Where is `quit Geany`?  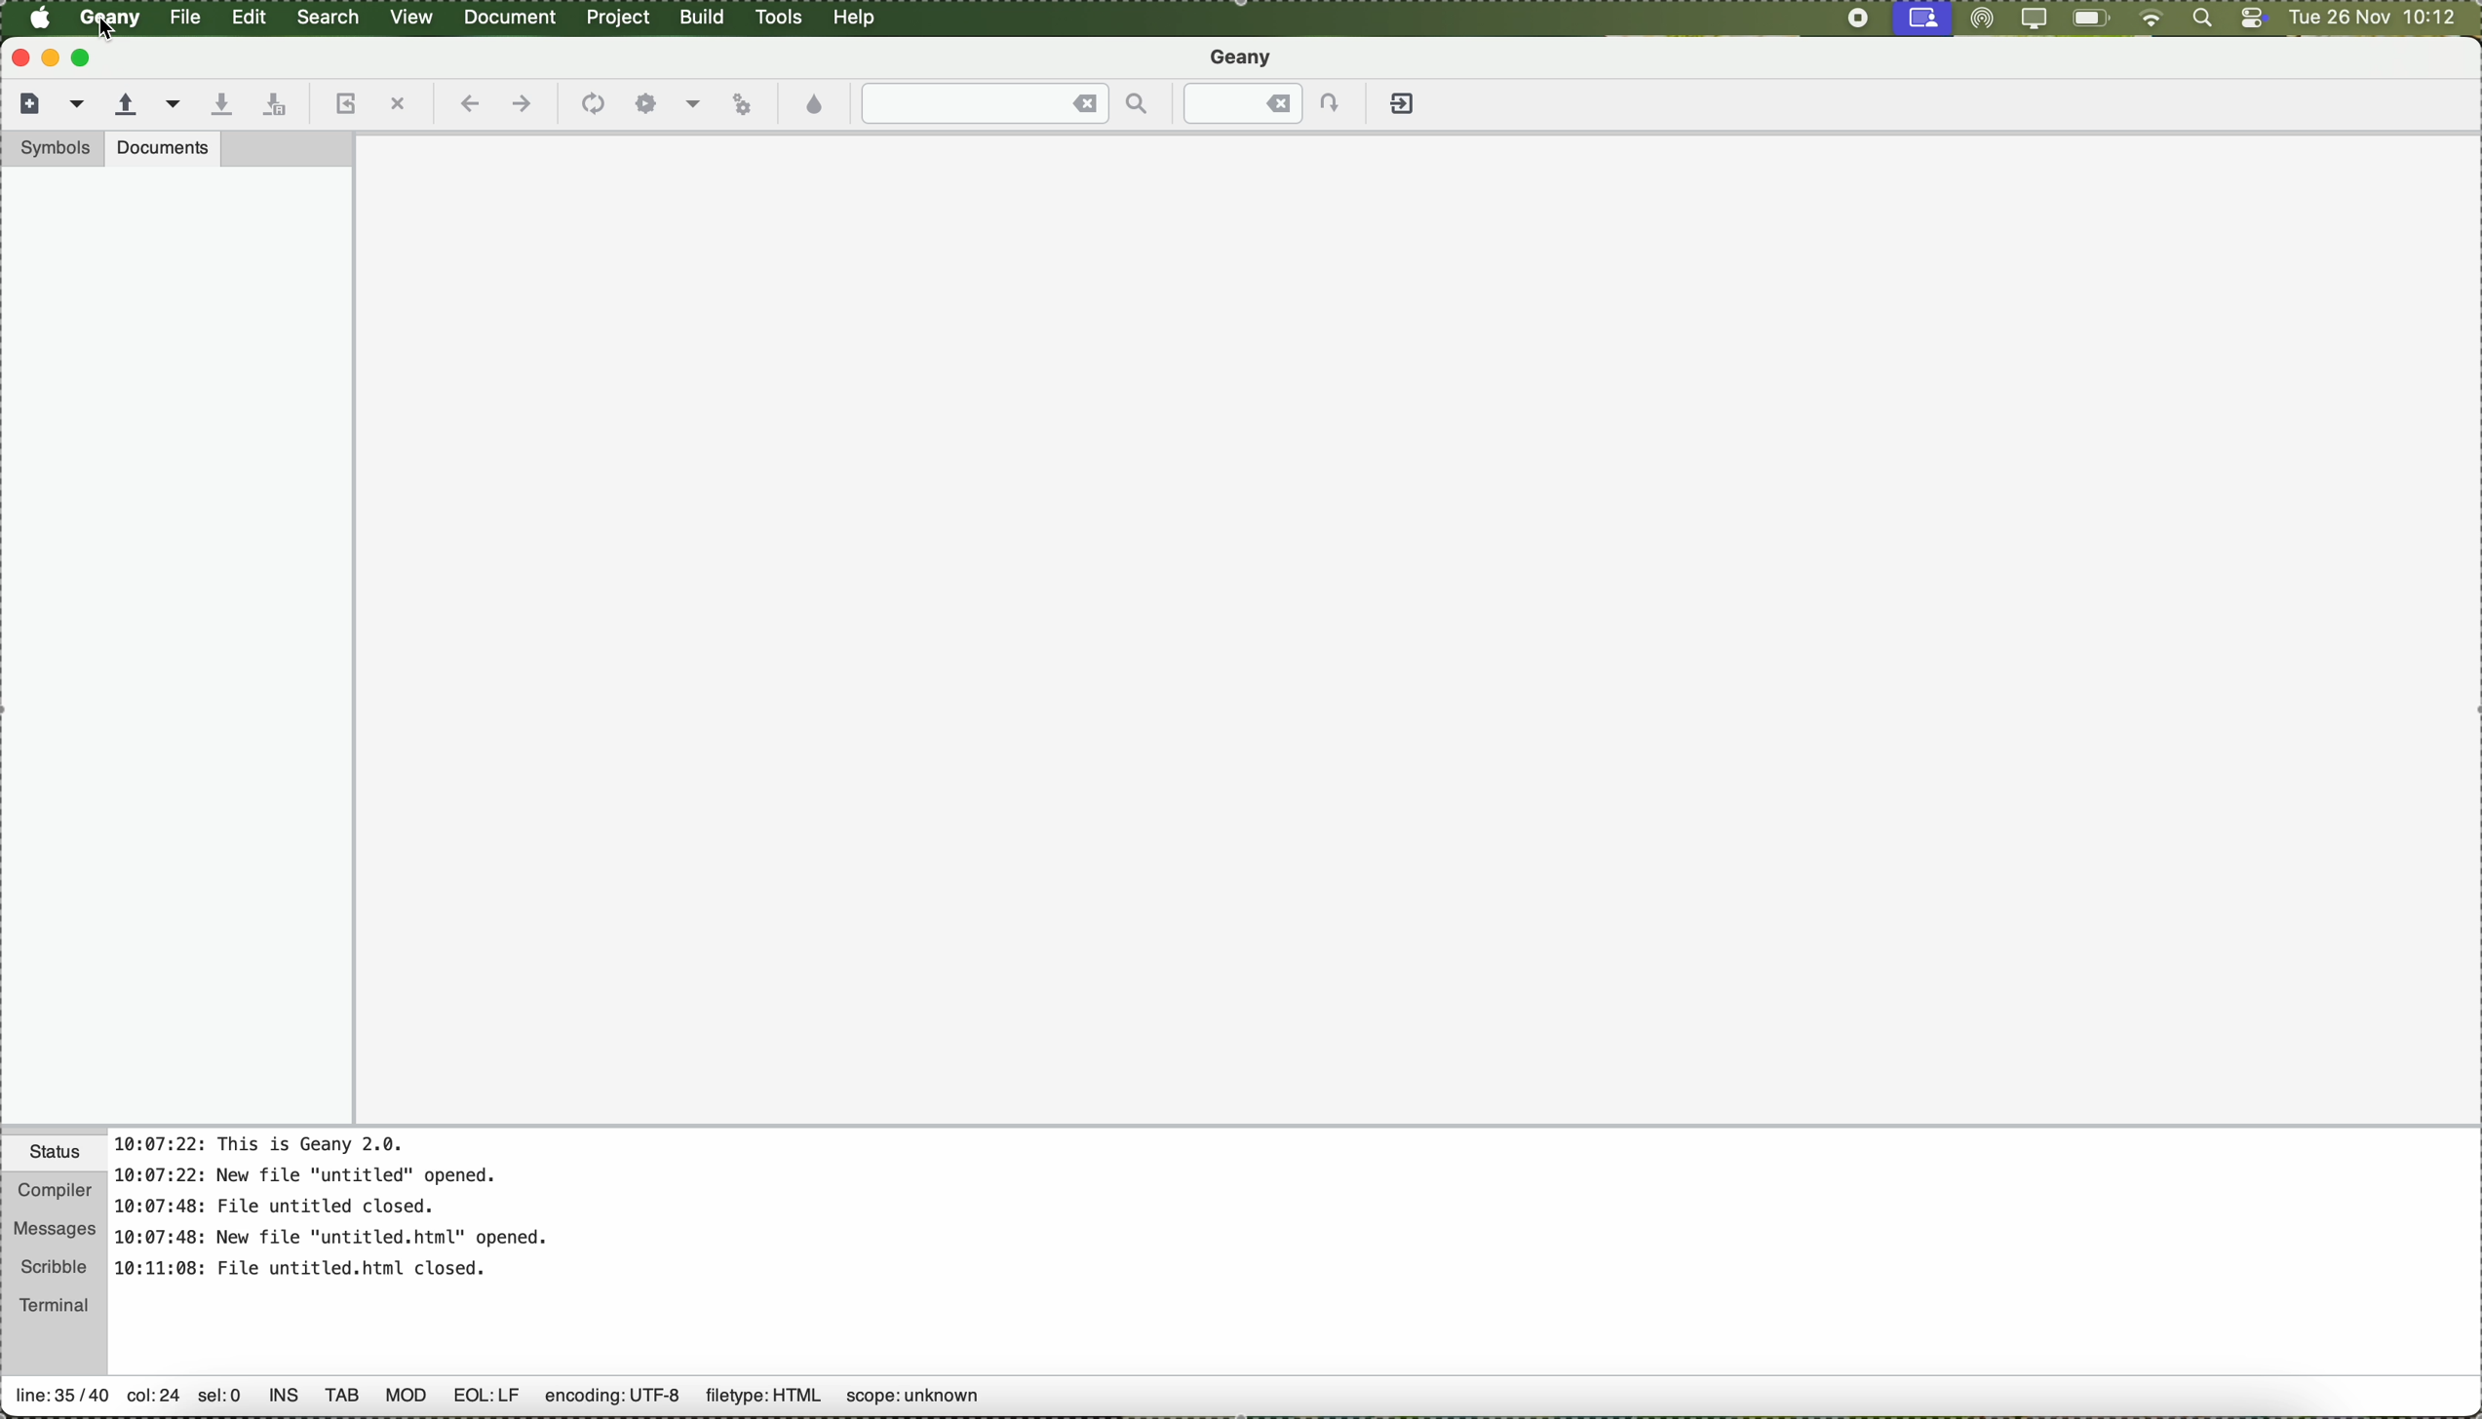
quit Geany is located at coordinates (1405, 107).